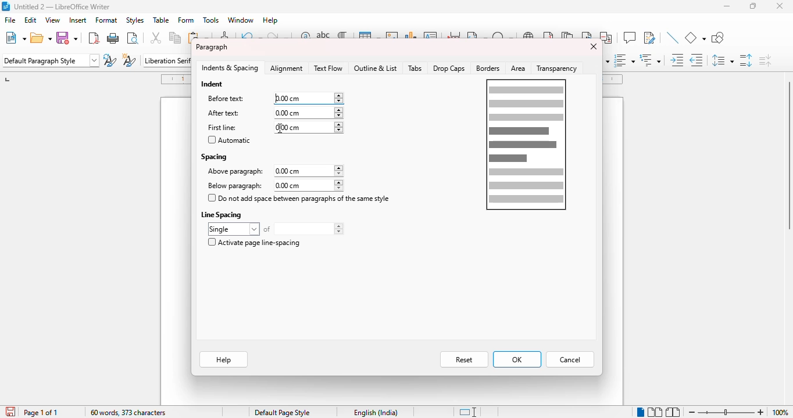 Image resolution: width=793 pixels, height=418 pixels. What do you see at coordinates (753, 6) in the screenshot?
I see `maximize` at bounding box center [753, 6].